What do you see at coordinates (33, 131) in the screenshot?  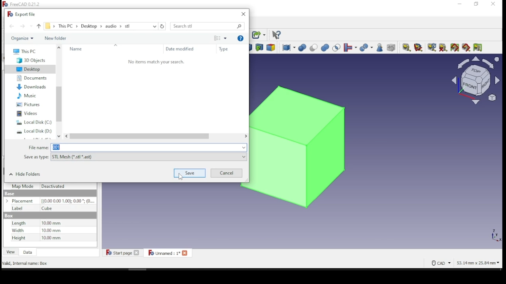 I see `system drive 2` at bounding box center [33, 131].